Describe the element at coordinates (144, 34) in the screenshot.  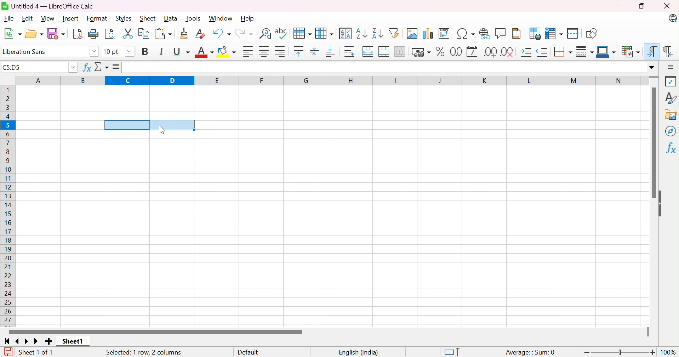
I see `Copy` at that location.